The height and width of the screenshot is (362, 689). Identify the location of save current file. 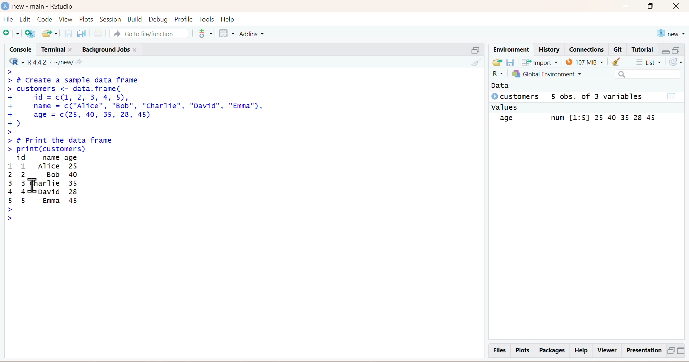
(68, 33).